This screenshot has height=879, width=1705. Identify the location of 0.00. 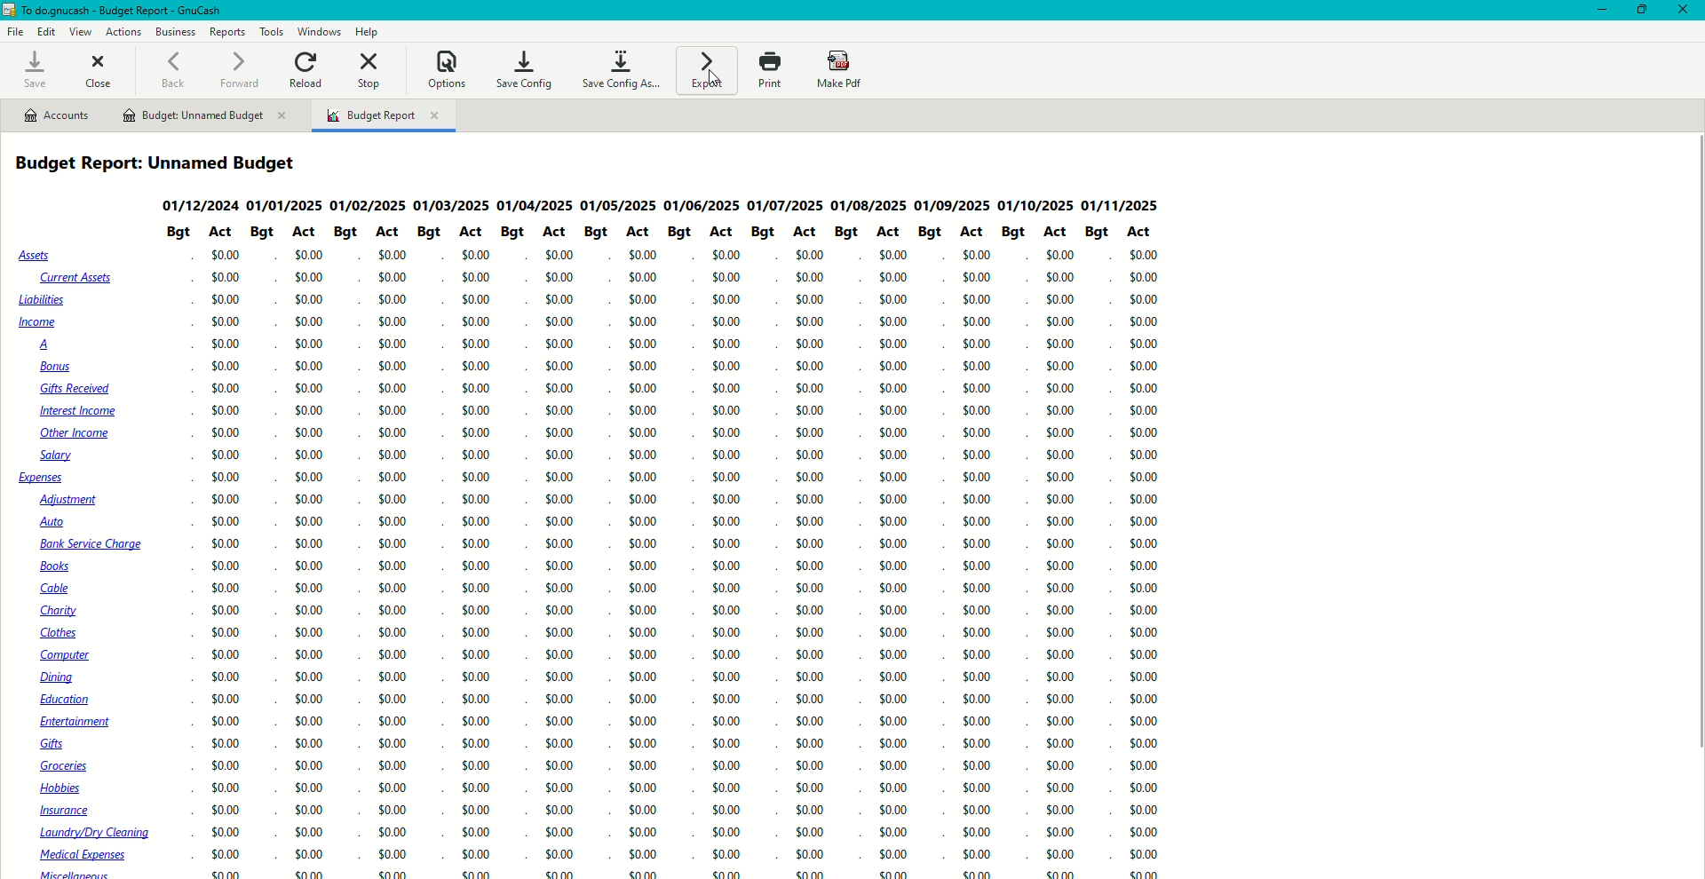
(226, 522).